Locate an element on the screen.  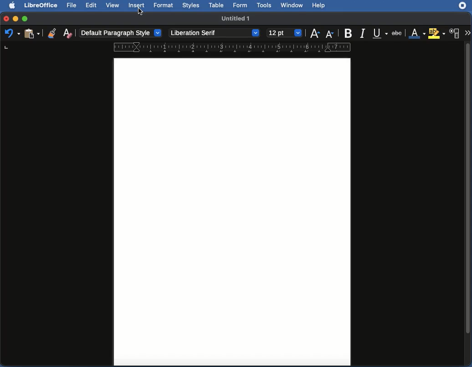
Help is located at coordinates (319, 5).